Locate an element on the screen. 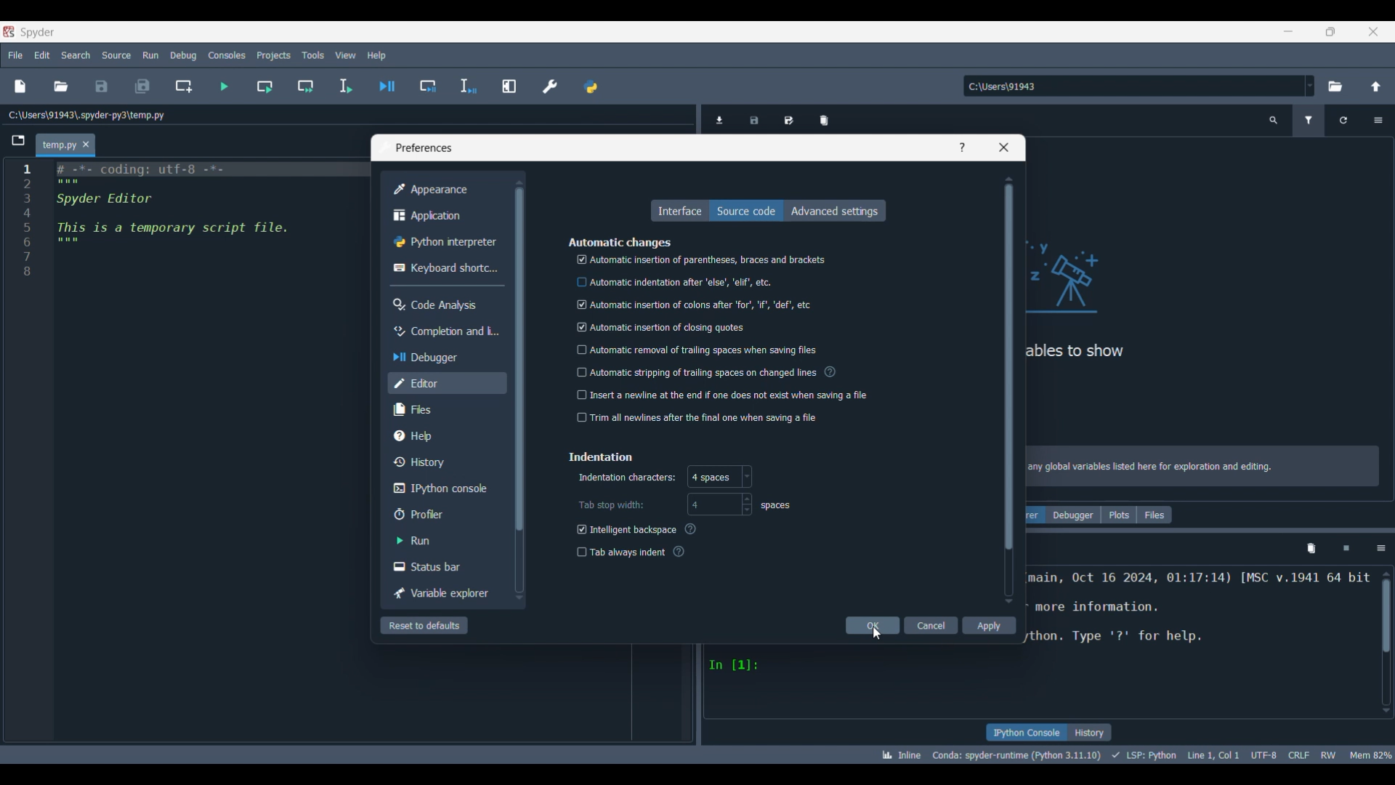  Help is located at coordinates (962, 147).